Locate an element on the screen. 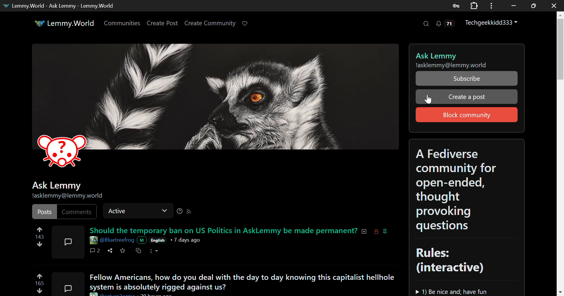  Lemmy.World is located at coordinates (65, 23).